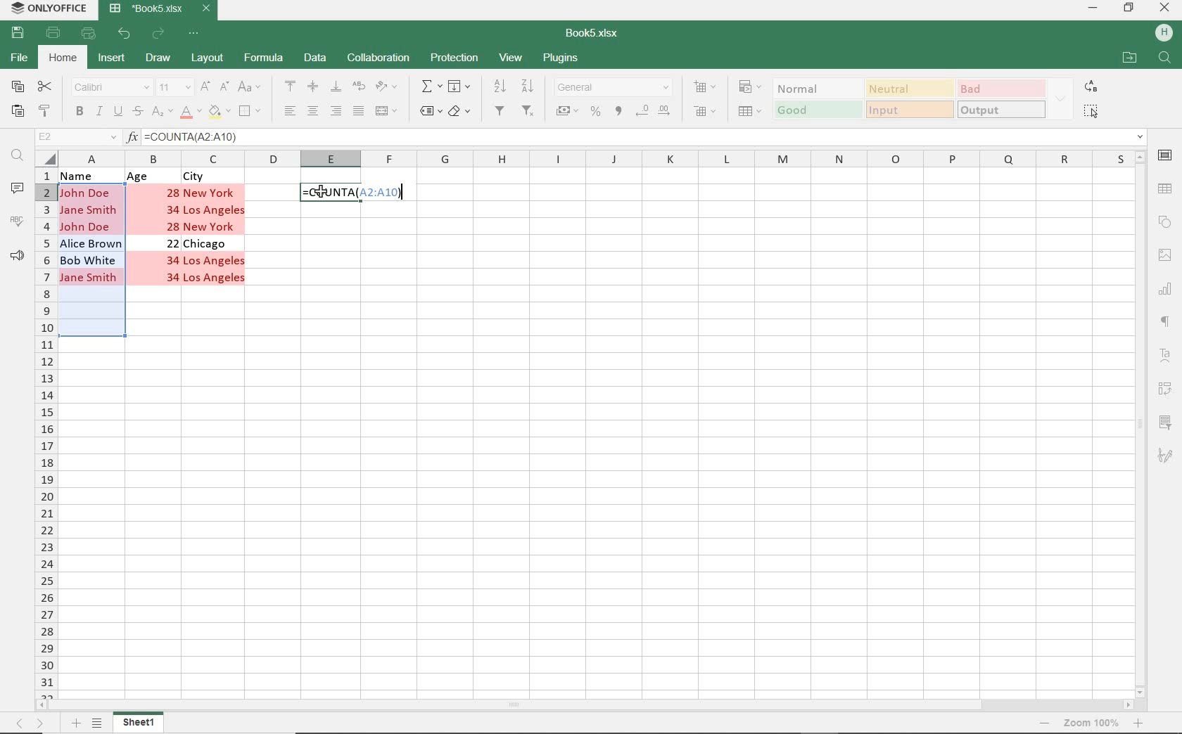 Image resolution: width=1182 pixels, height=734 pixels. Describe the element at coordinates (17, 33) in the screenshot. I see `SAVE` at that location.